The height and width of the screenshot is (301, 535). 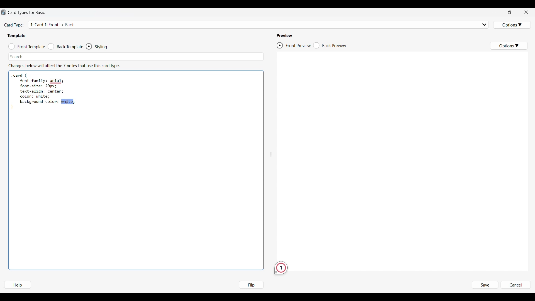 I want to click on Save, so click(x=485, y=285).